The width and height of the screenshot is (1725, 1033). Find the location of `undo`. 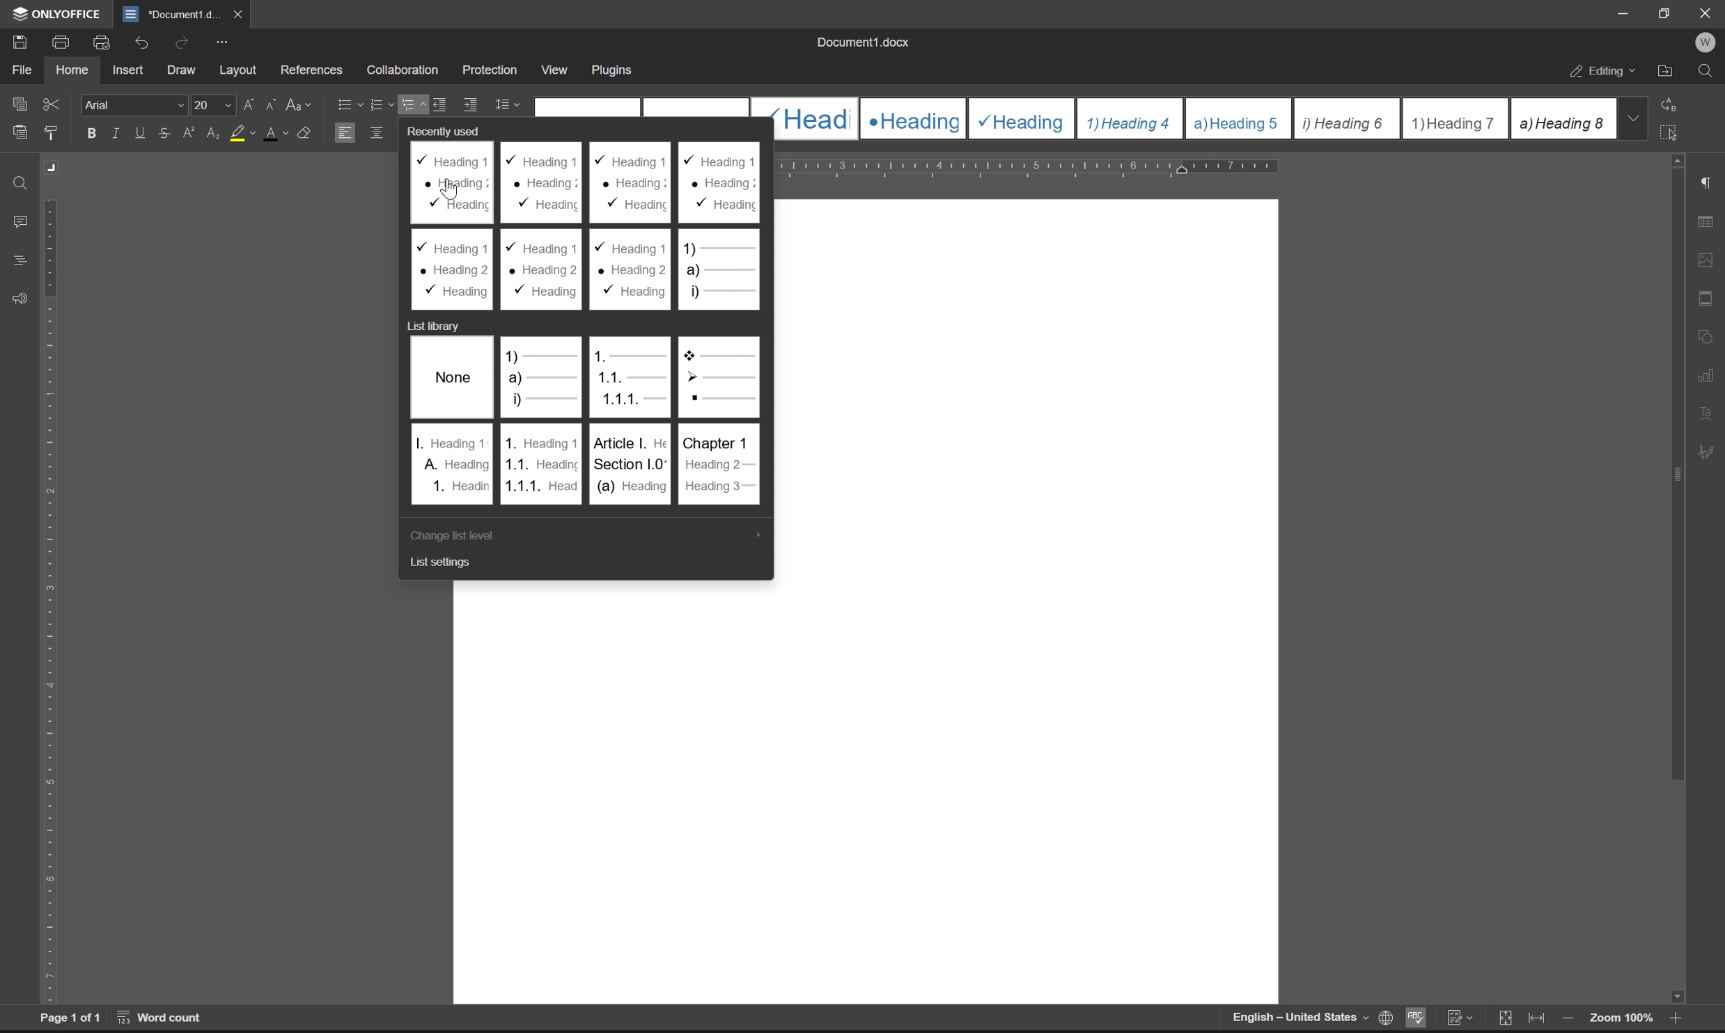

undo is located at coordinates (139, 45).